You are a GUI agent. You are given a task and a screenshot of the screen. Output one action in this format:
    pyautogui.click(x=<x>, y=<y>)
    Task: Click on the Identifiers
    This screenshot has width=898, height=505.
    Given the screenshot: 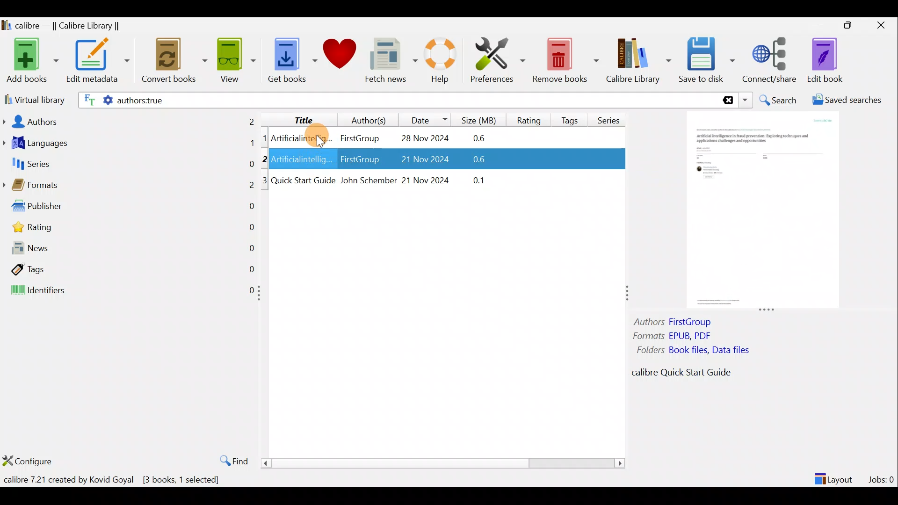 What is the action you would take?
    pyautogui.click(x=127, y=291)
    